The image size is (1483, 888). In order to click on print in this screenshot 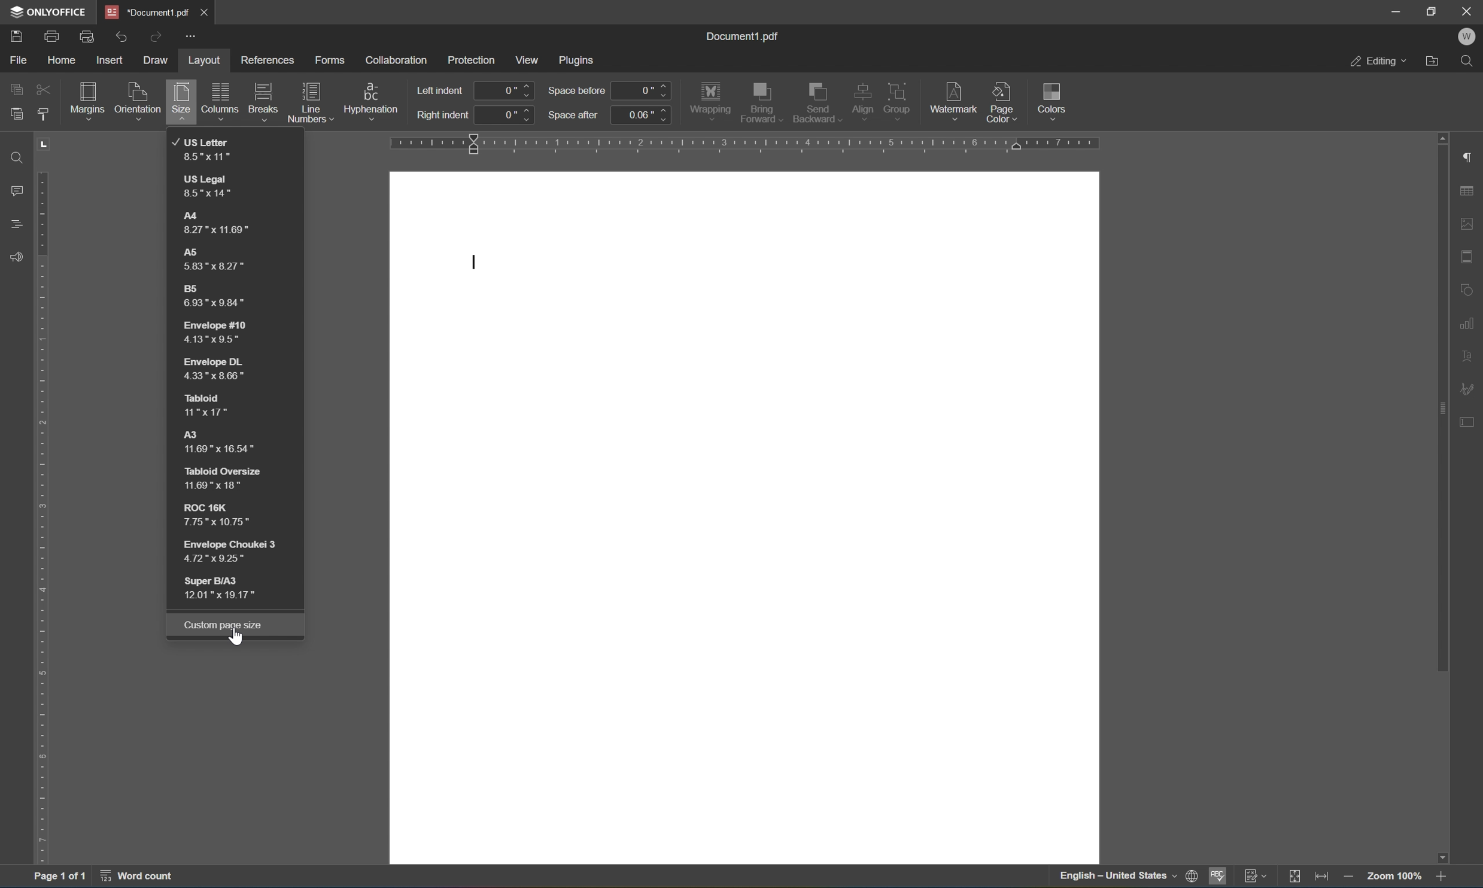, I will do `click(52, 34)`.